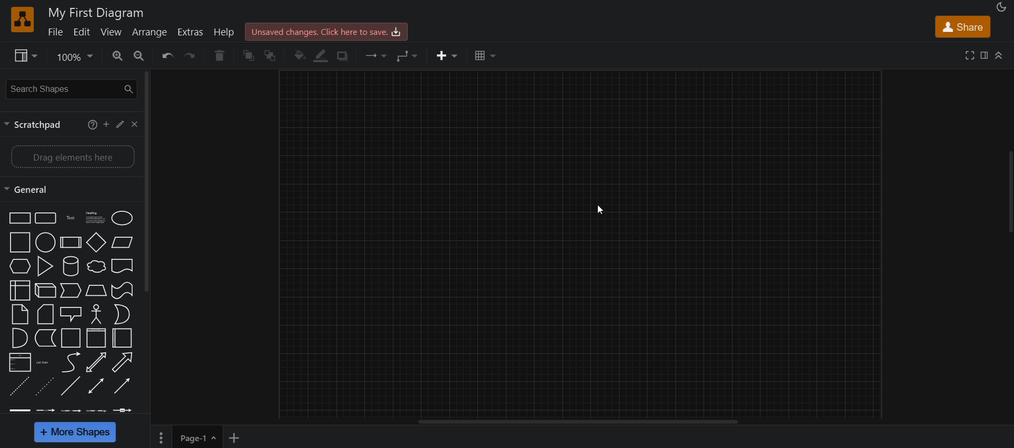 The height and width of the screenshot is (448, 1014). What do you see at coordinates (84, 33) in the screenshot?
I see `edit` at bounding box center [84, 33].